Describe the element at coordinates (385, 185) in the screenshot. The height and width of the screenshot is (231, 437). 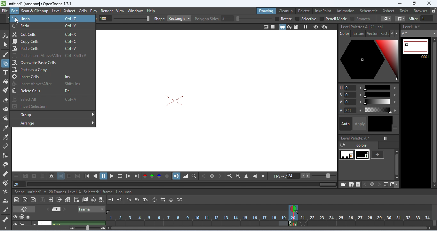
I see `new style` at that location.